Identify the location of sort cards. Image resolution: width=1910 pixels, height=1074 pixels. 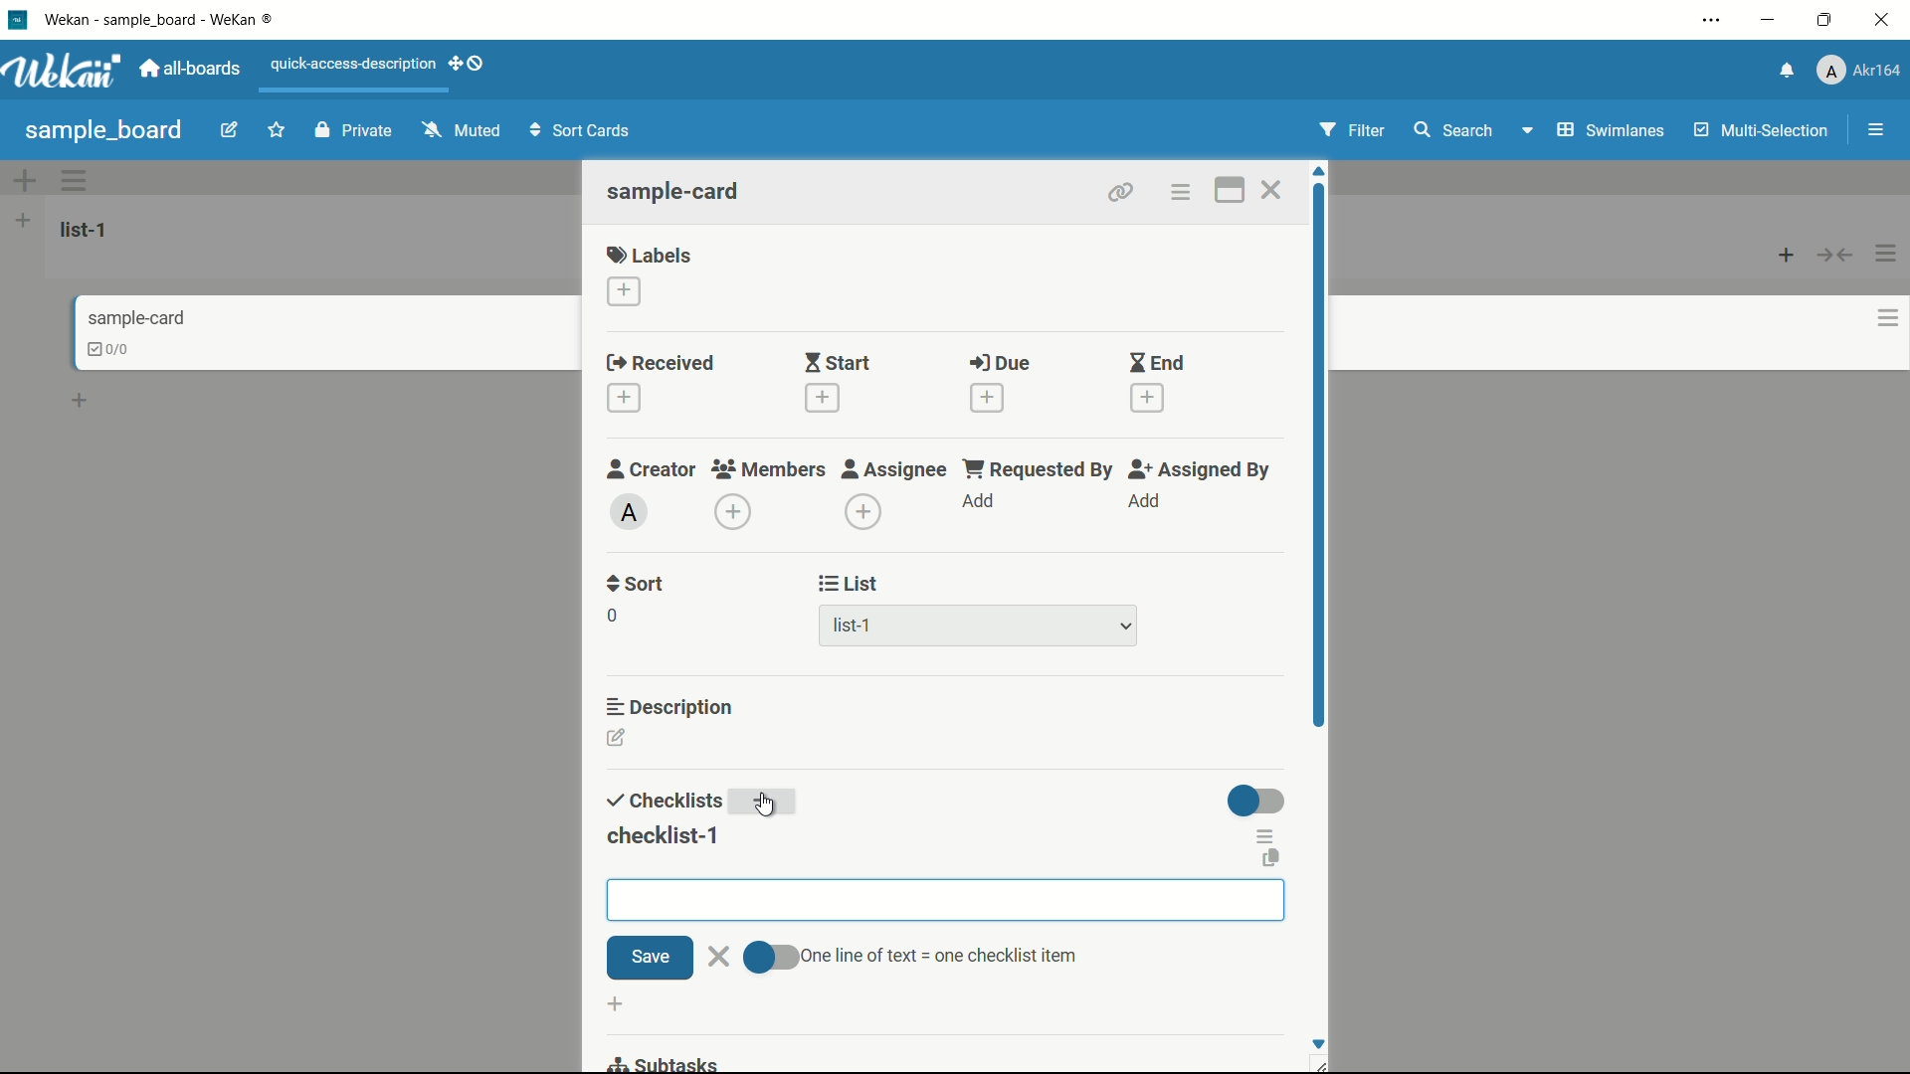
(582, 132).